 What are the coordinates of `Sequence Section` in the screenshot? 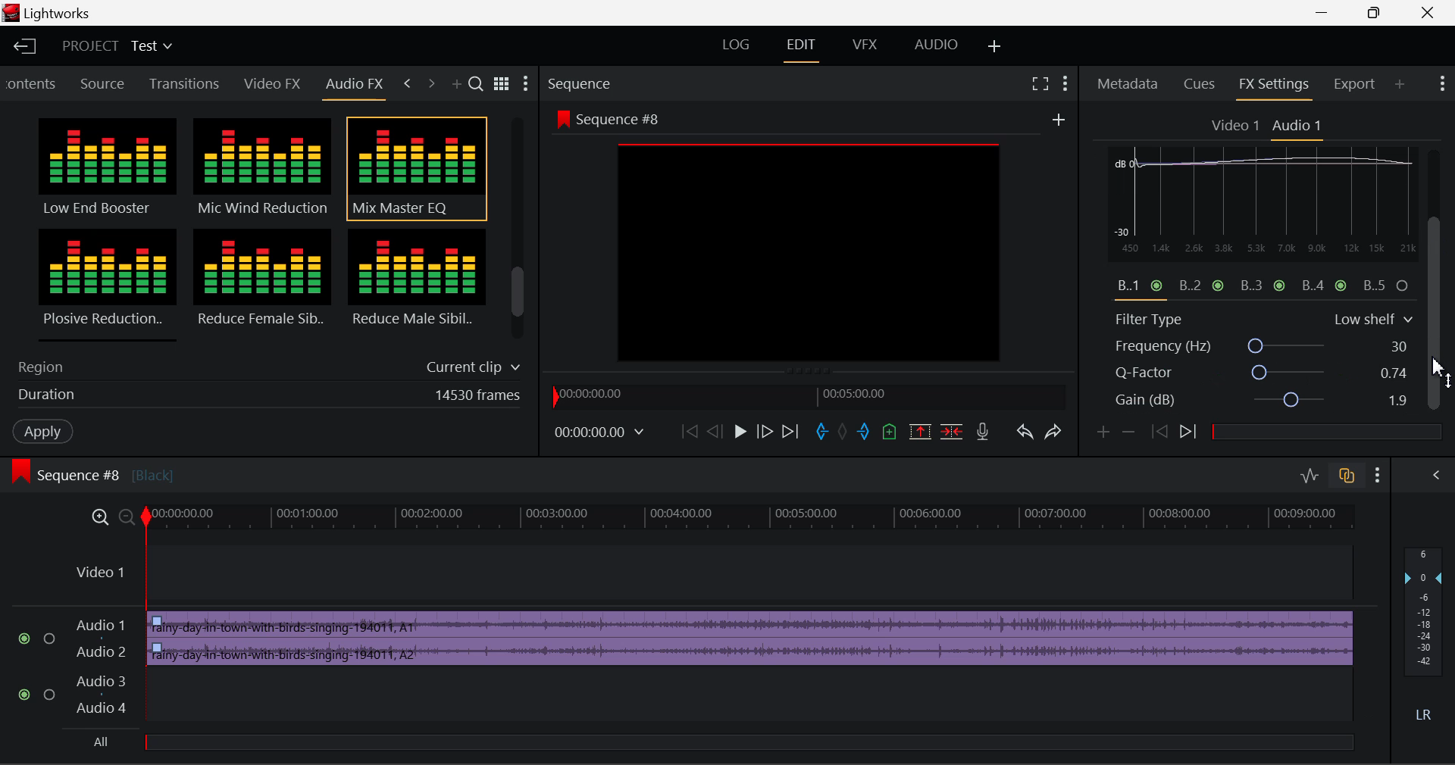 It's located at (624, 83).